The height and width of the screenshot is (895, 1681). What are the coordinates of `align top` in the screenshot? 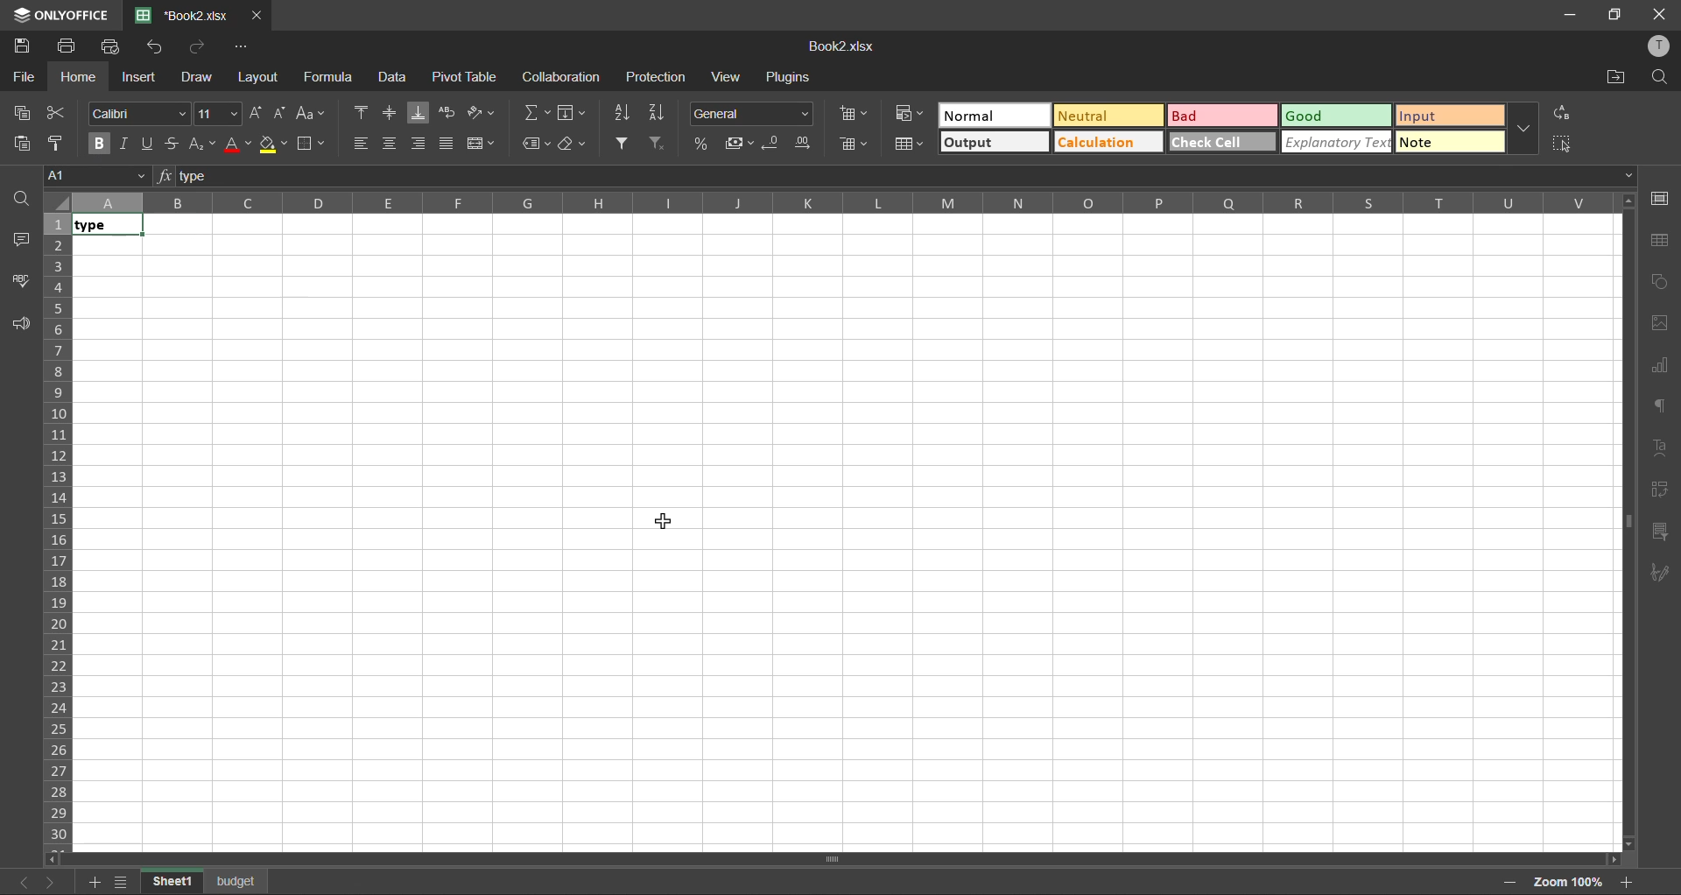 It's located at (362, 113).